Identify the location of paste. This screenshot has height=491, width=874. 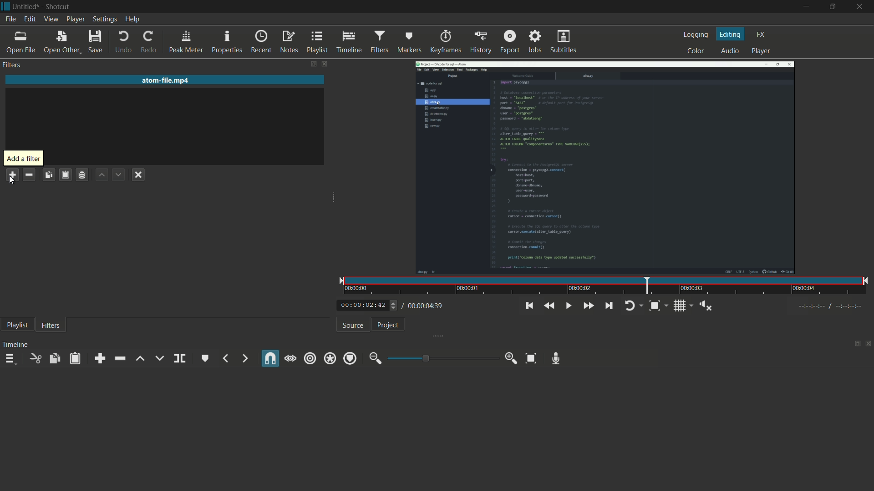
(66, 175).